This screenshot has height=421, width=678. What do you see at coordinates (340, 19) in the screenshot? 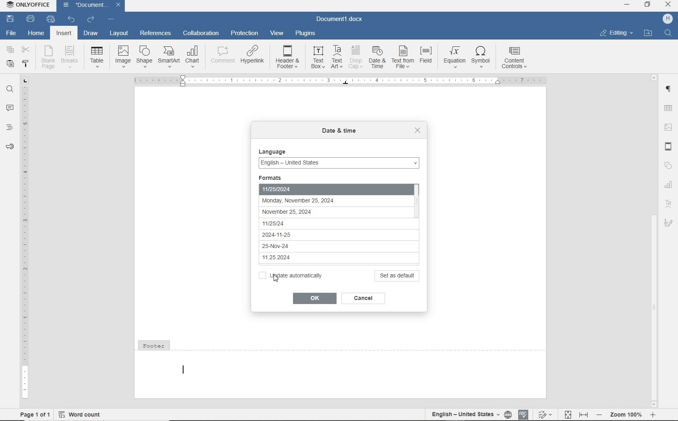
I see `document name` at bounding box center [340, 19].